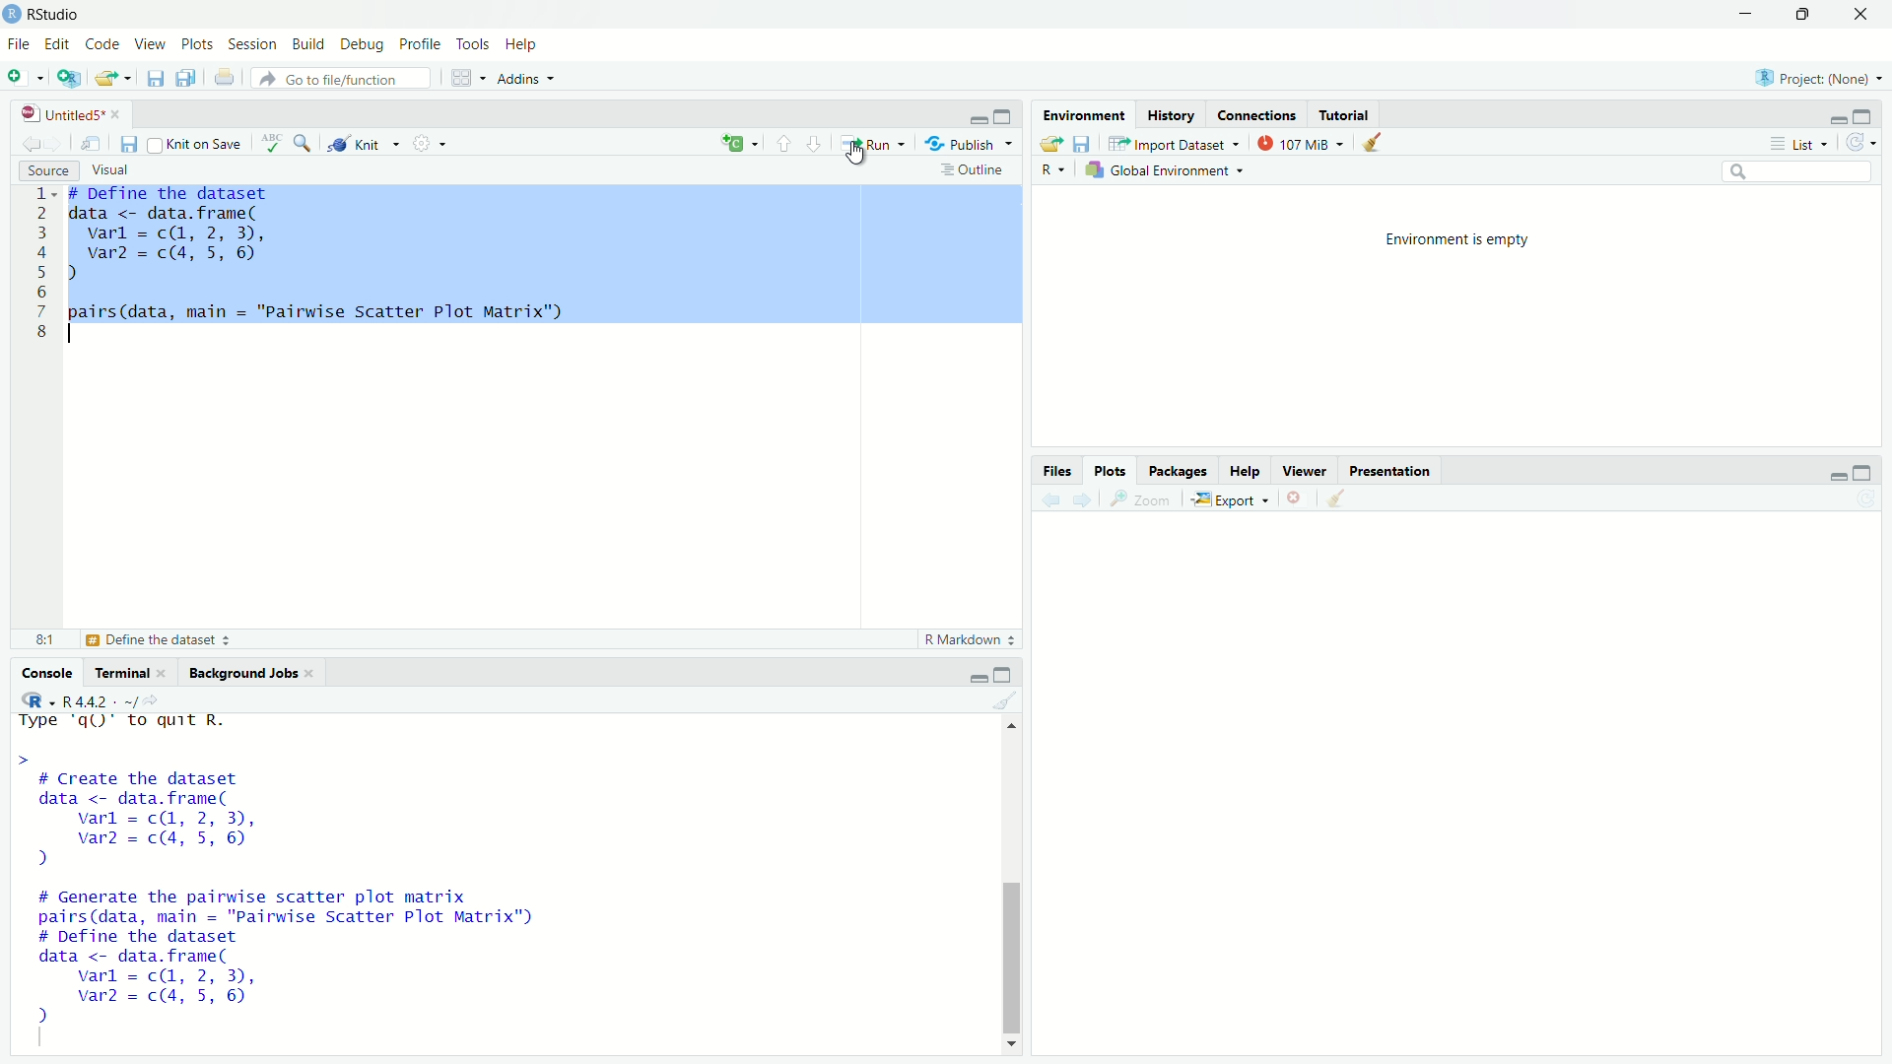 This screenshot has height=1064, width=1892. Describe the element at coordinates (154, 698) in the screenshot. I see `View the current working directory` at that location.